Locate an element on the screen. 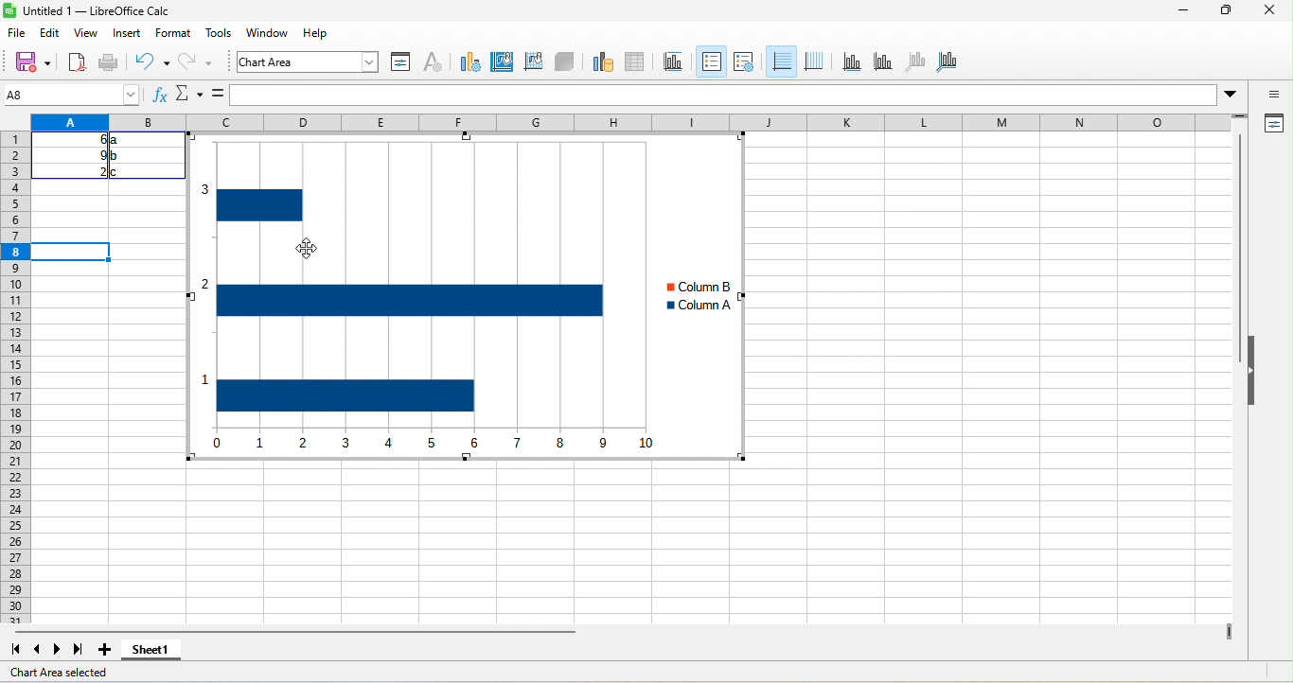 The height and width of the screenshot is (683, 1293). styles is located at coordinates (216, 34).